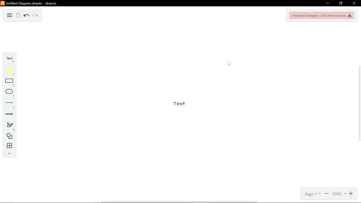  I want to click on Text, so click(8, 59).